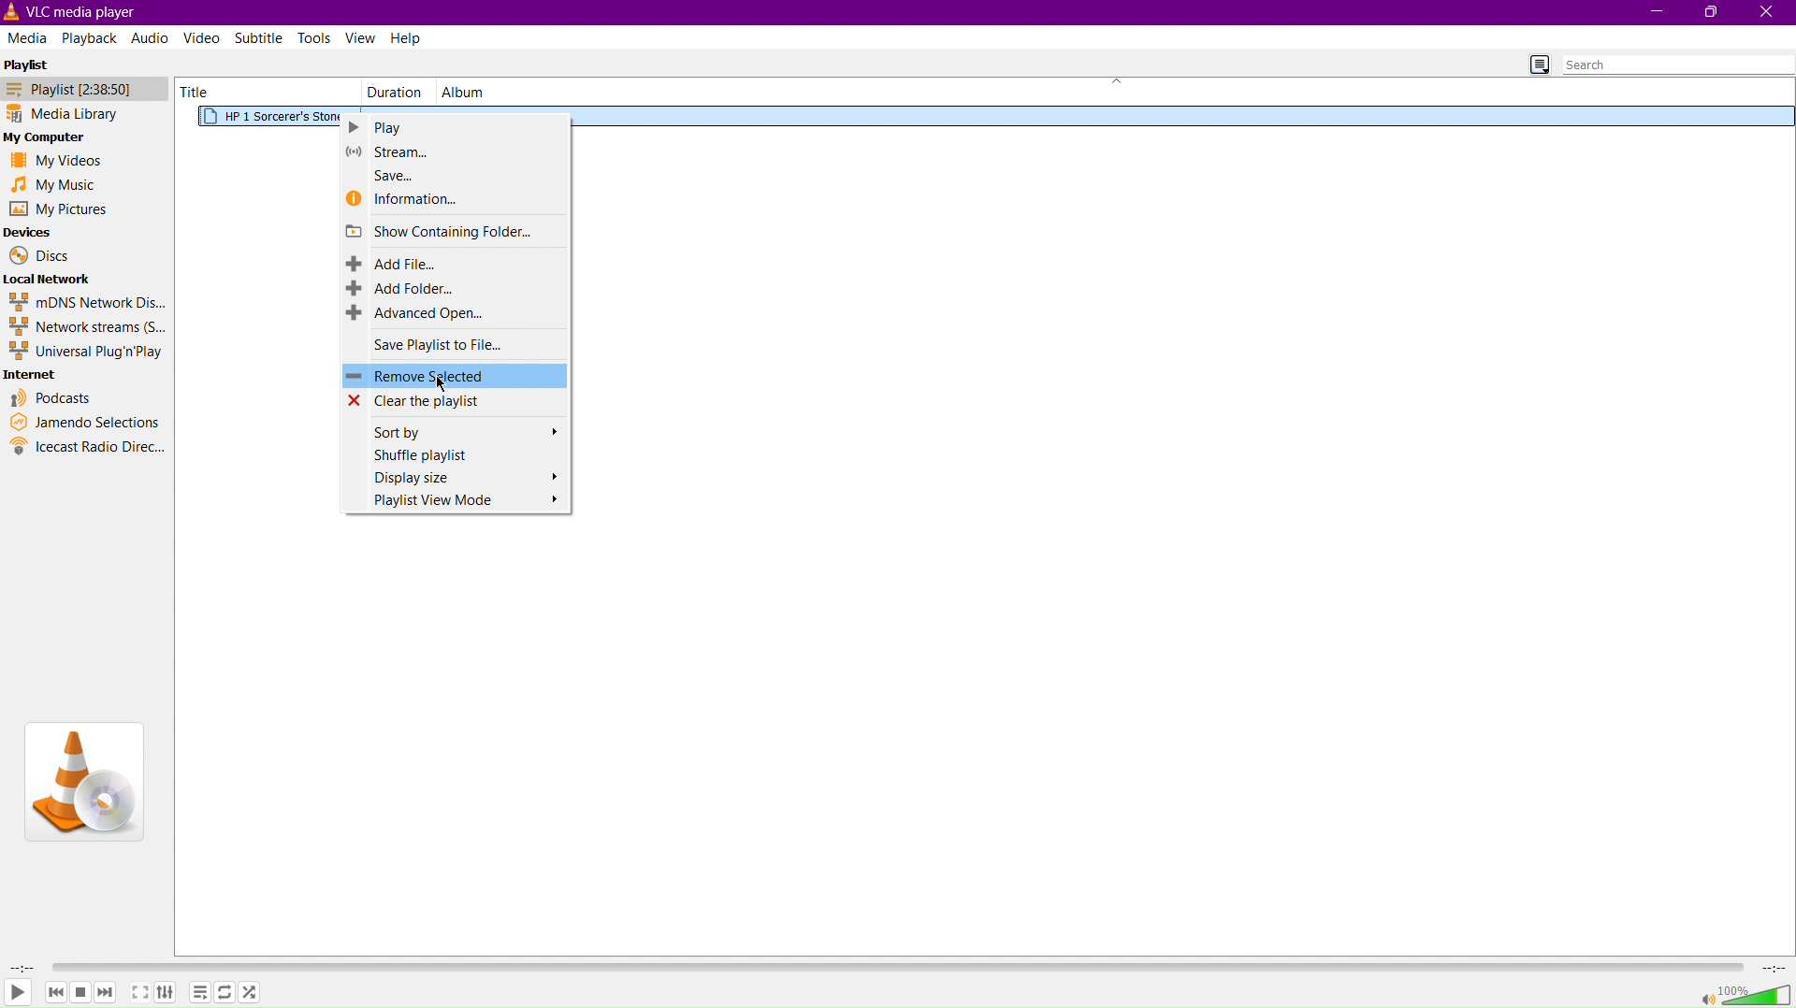 This screenshot has height=1008, width=1796. Describe the element at coordinates (252, 991) in the screenshot. I see `Random` at that location.